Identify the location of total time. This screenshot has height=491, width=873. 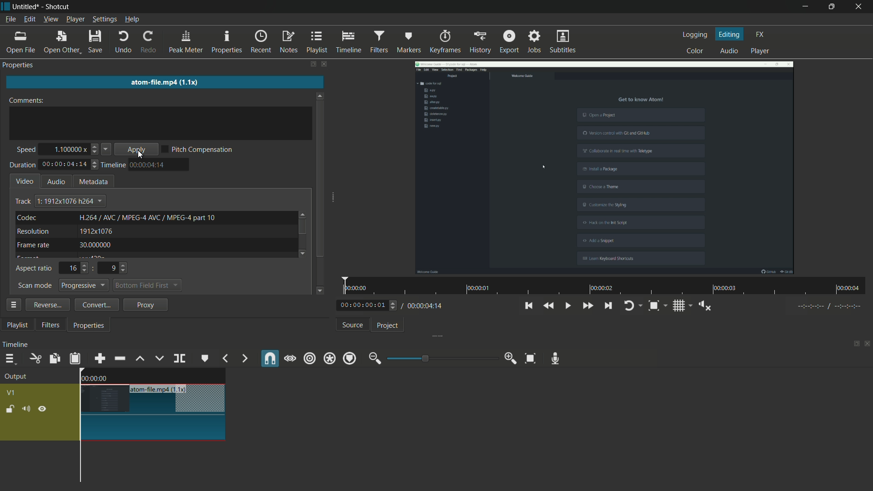
(64, 165).